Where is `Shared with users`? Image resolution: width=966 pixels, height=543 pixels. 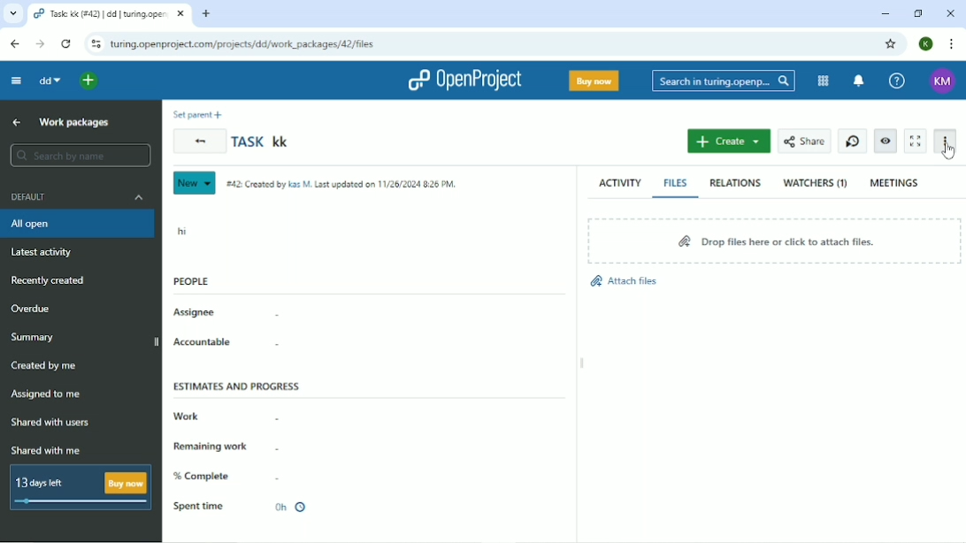 Shared with users is located at coordinates (52, 423).